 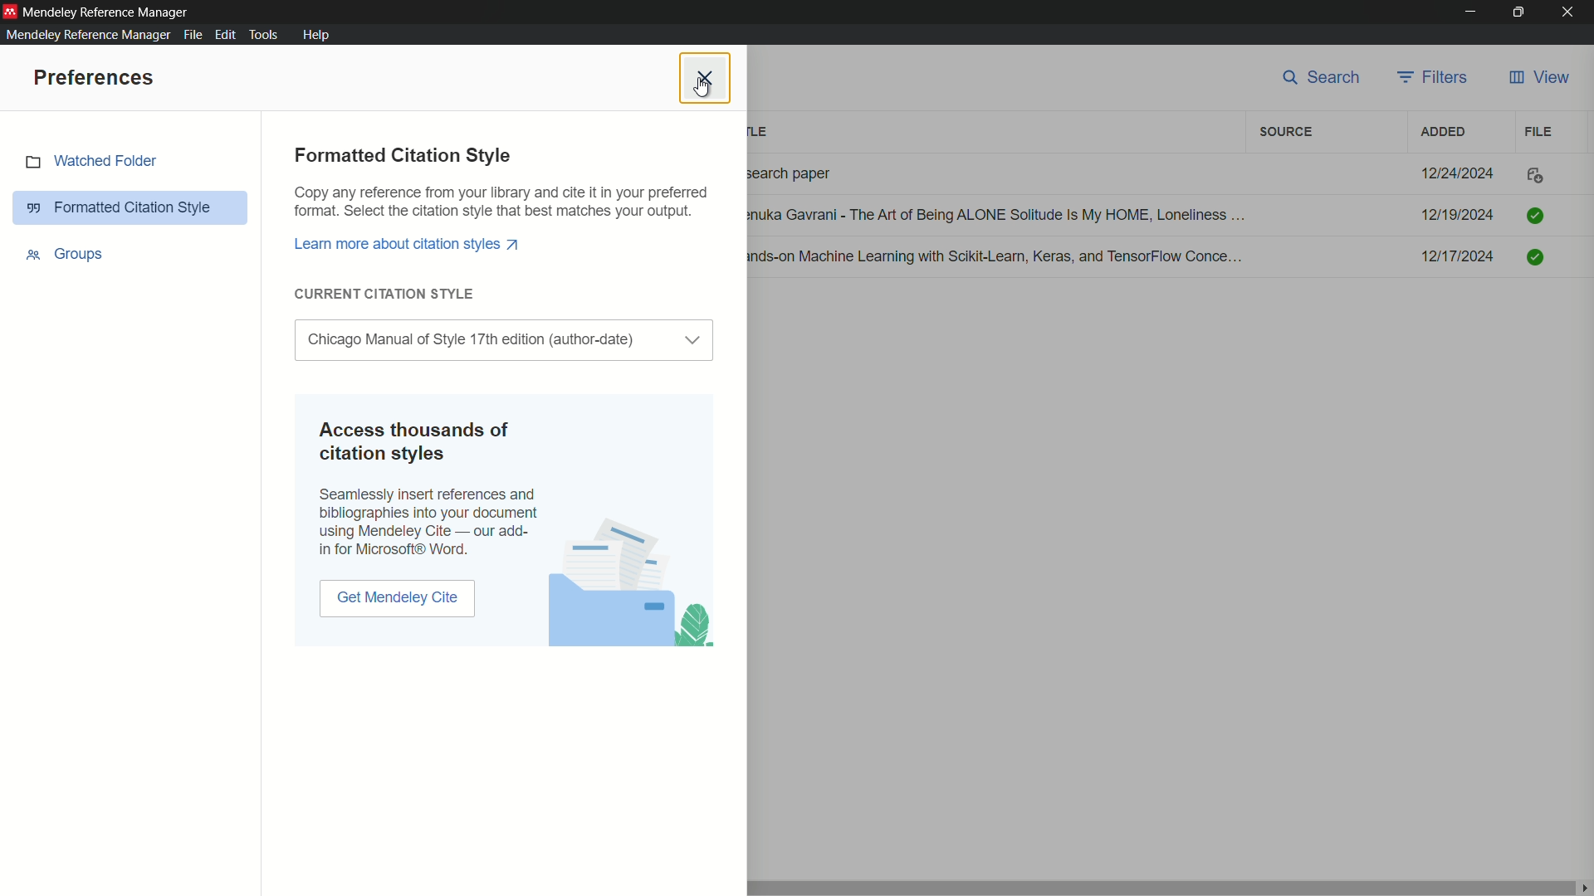 What do you see at coordinates (1156, 173) in the screenshot?
I see `details` at bounding box center [1156, 173].